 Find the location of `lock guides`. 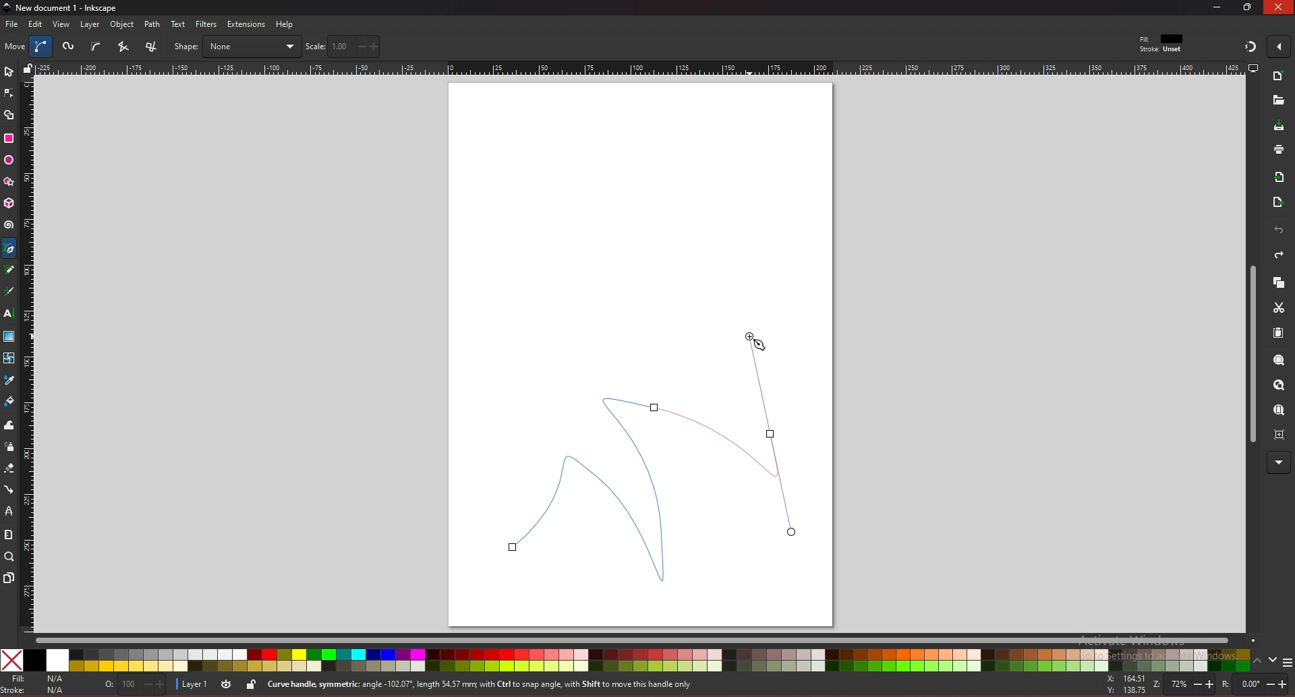

lock guides is located at coordinates (28, 68).